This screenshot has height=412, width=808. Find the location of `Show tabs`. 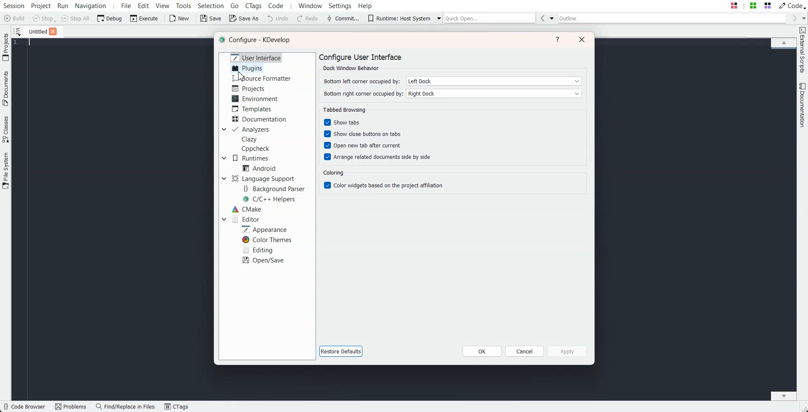

Show tabs is located at coordinates (343, 122).